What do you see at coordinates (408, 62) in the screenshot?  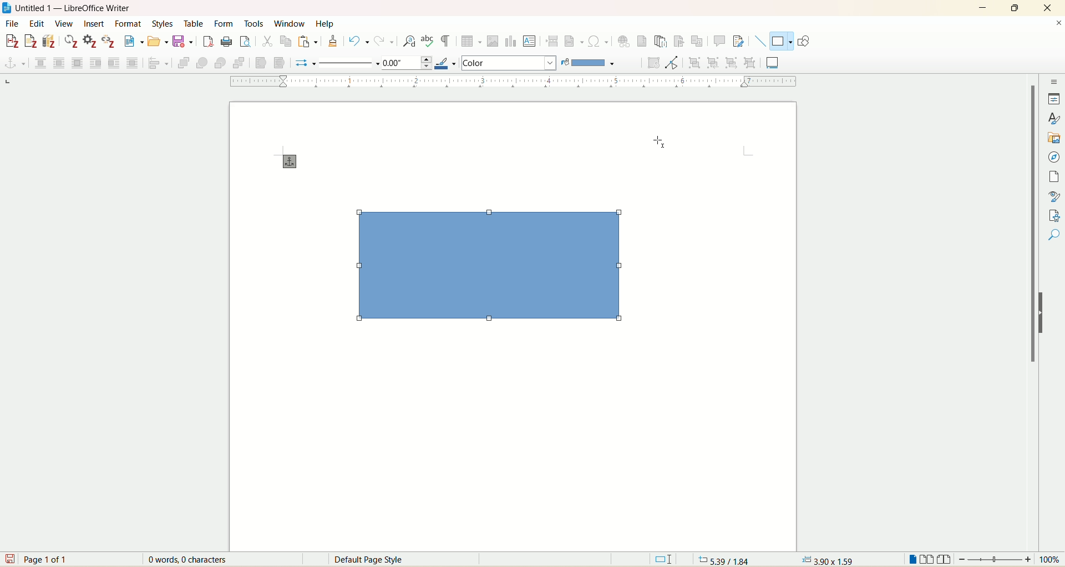 I see `line thickness` at bounding box center [408, 62].